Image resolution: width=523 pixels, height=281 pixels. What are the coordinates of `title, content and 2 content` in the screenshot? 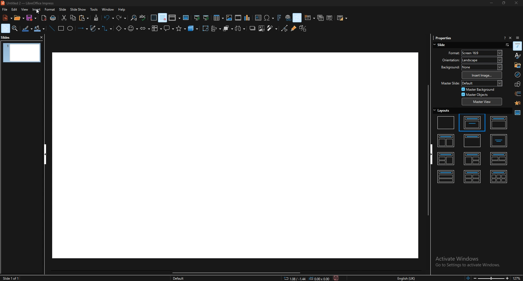 It's located at (472, 158).